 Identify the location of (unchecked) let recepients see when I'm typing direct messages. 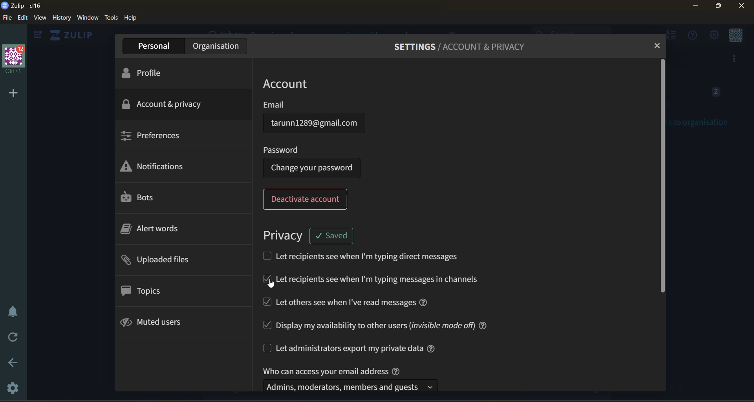
(367, 256).